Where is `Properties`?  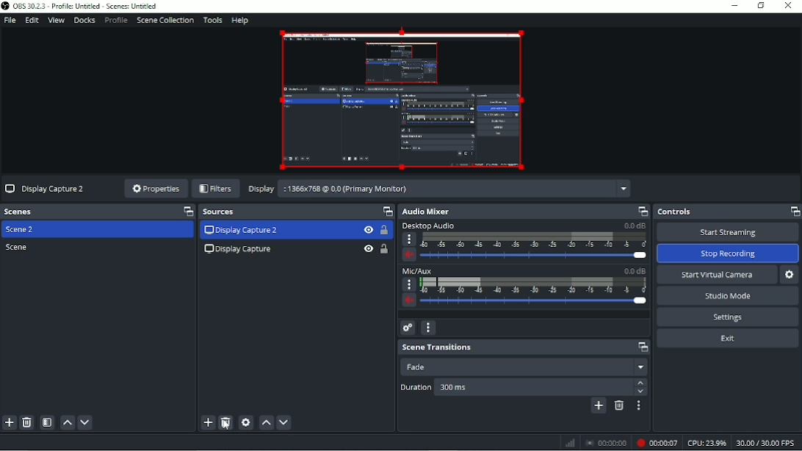 Properties is located at coordinates (152, 189).